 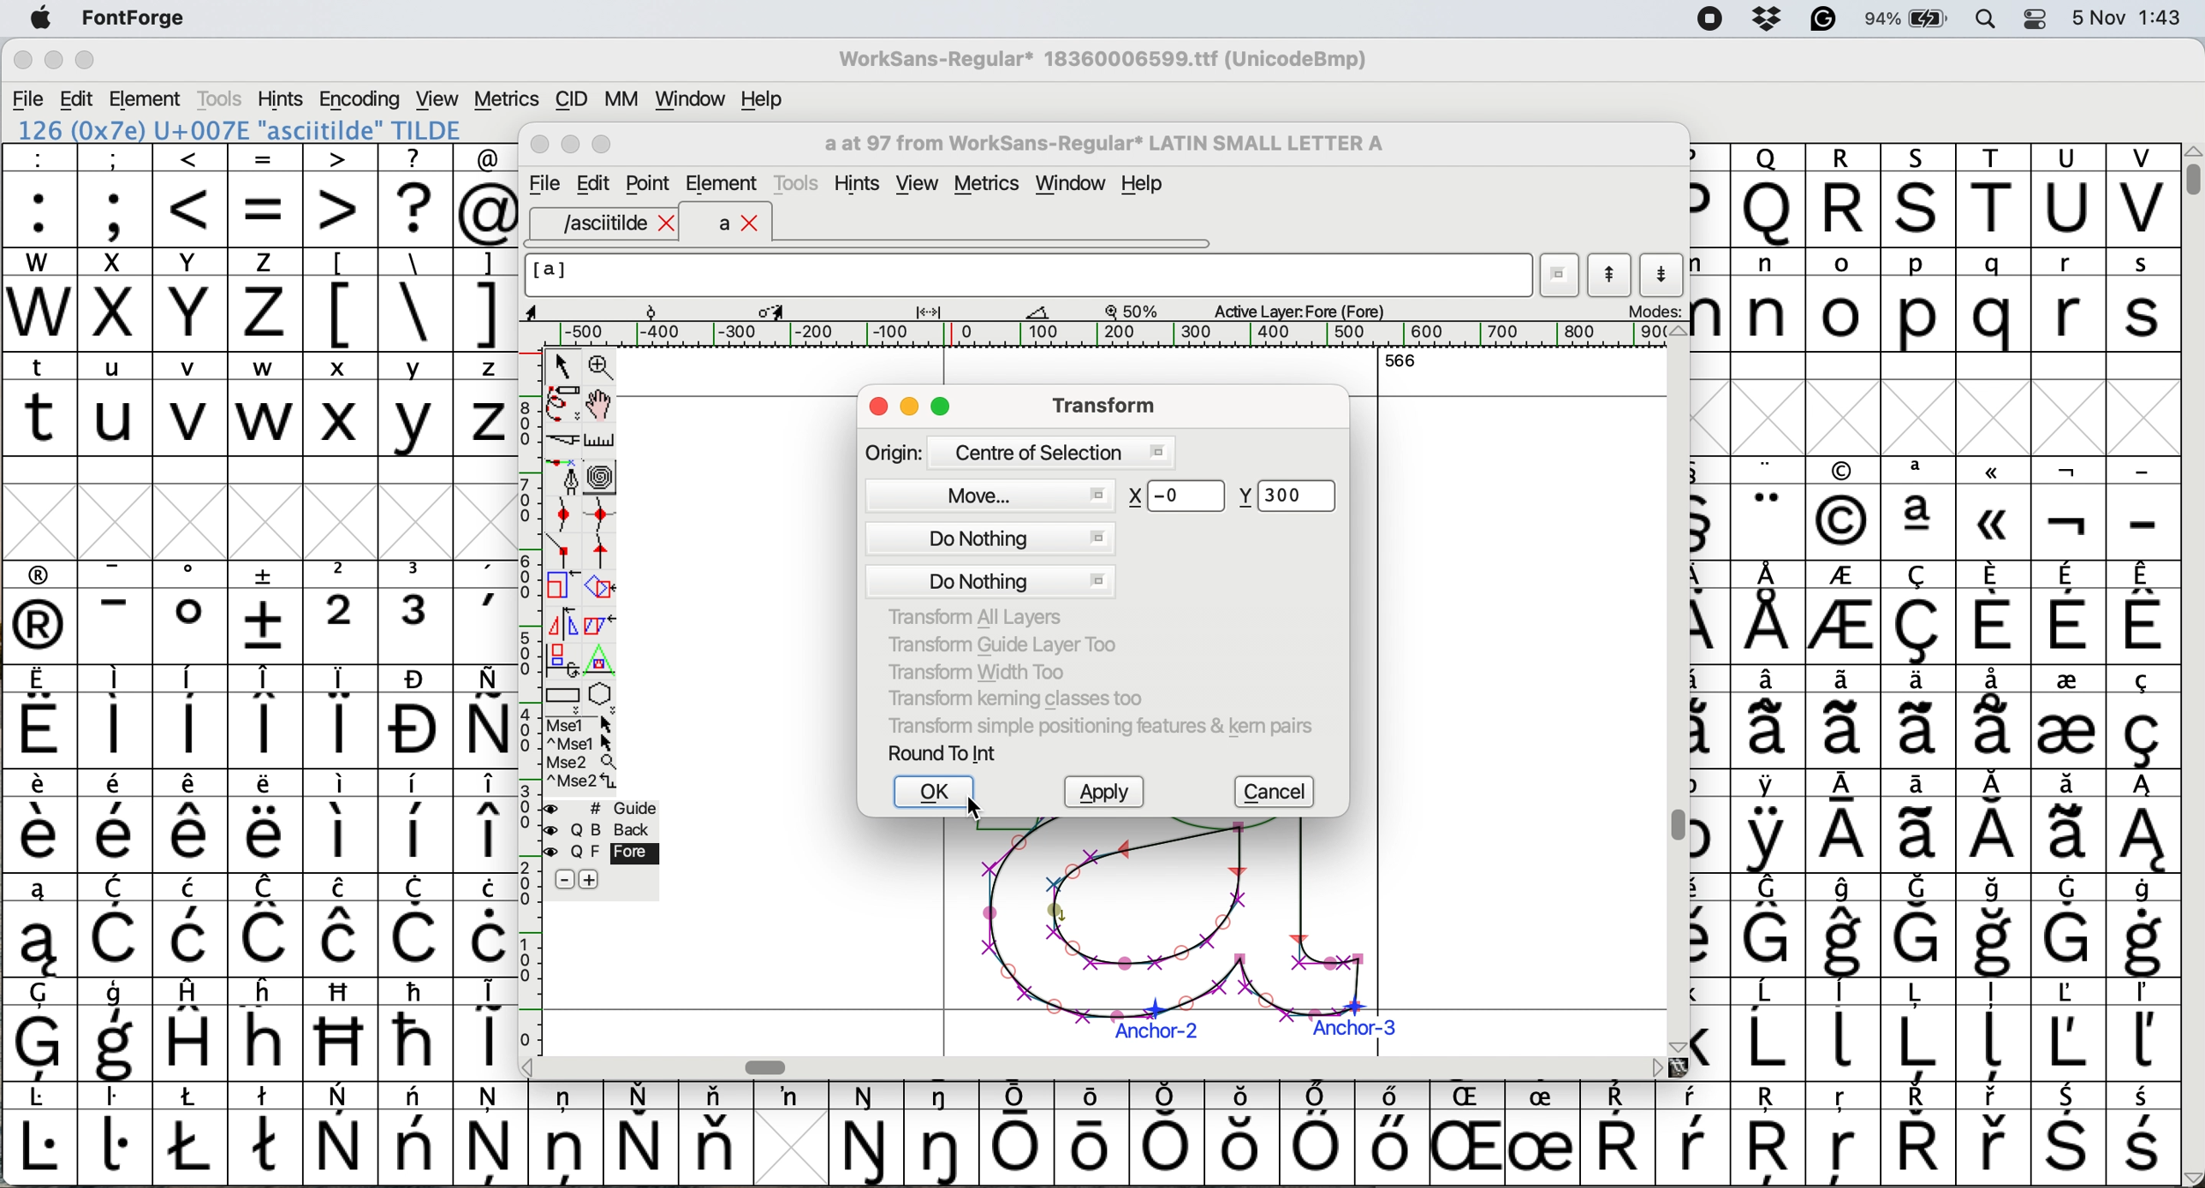 I want to click on symbol, so click(x=121, y=927).